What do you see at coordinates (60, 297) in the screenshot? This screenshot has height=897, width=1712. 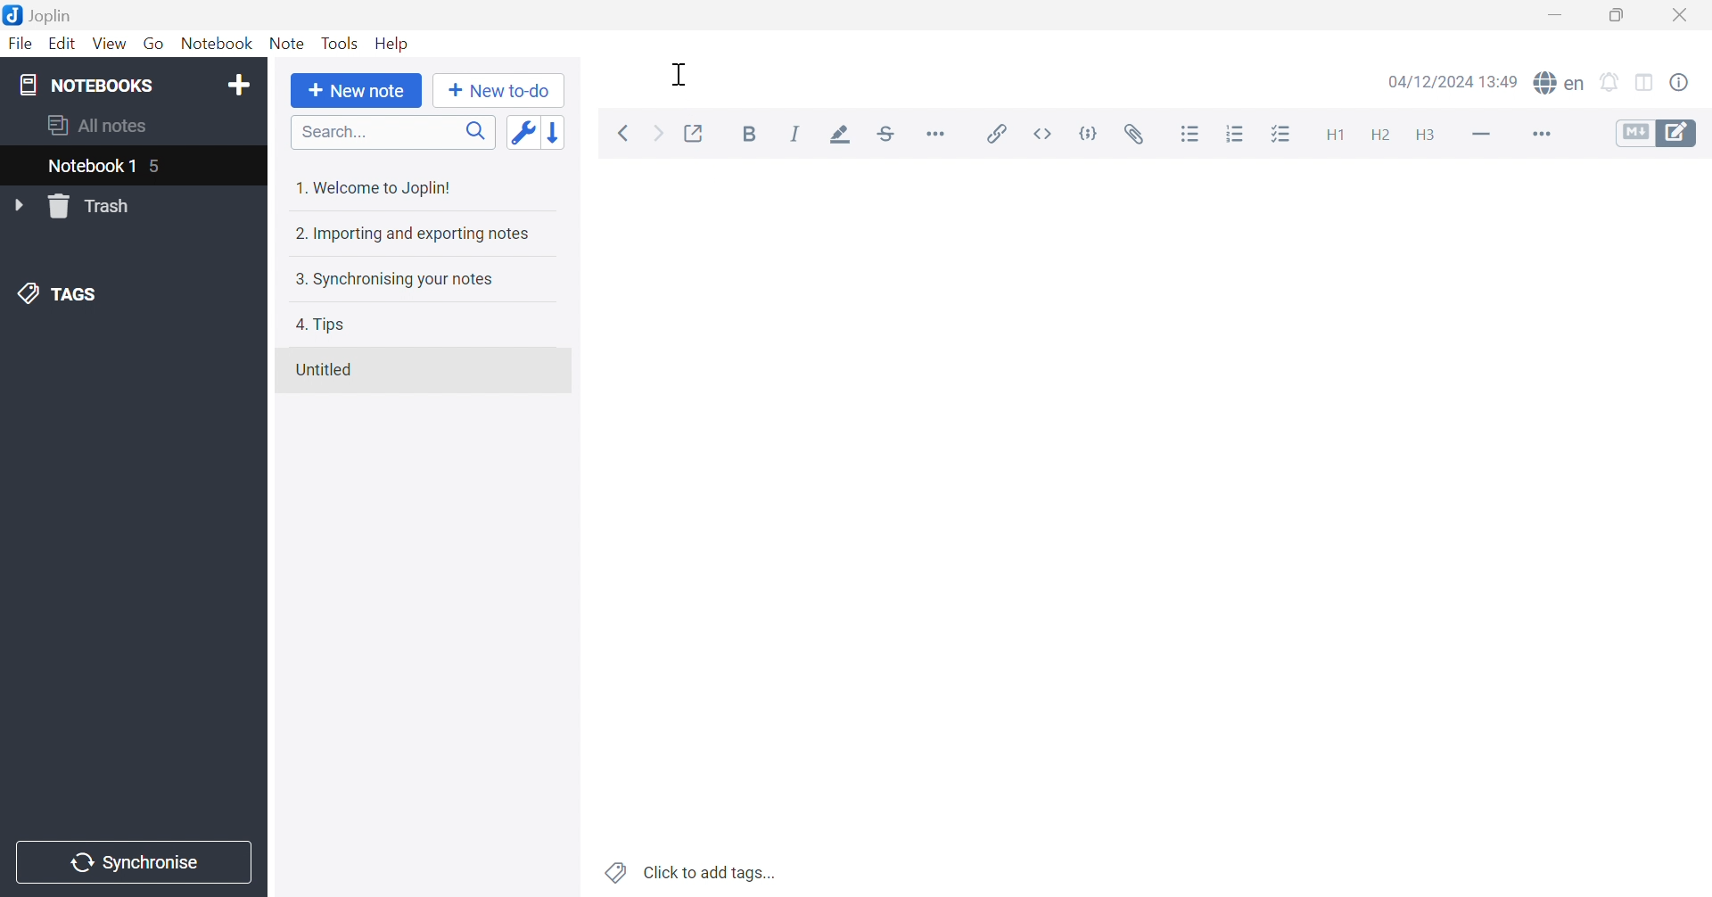 I see `TAGS` at bounding box center [60, 297].